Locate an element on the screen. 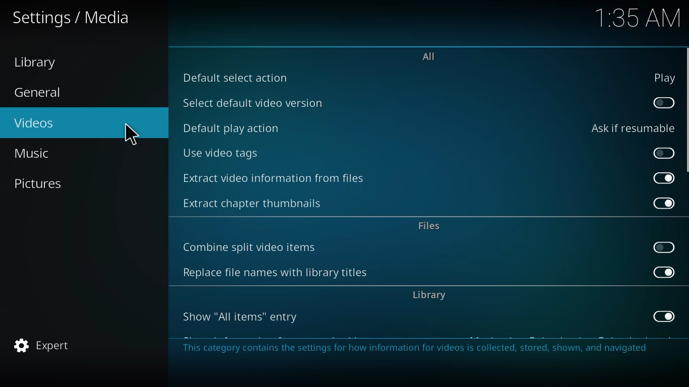 The height and width of the screenshot is (387, 689). extract video info is located at coordinates (277, 178).